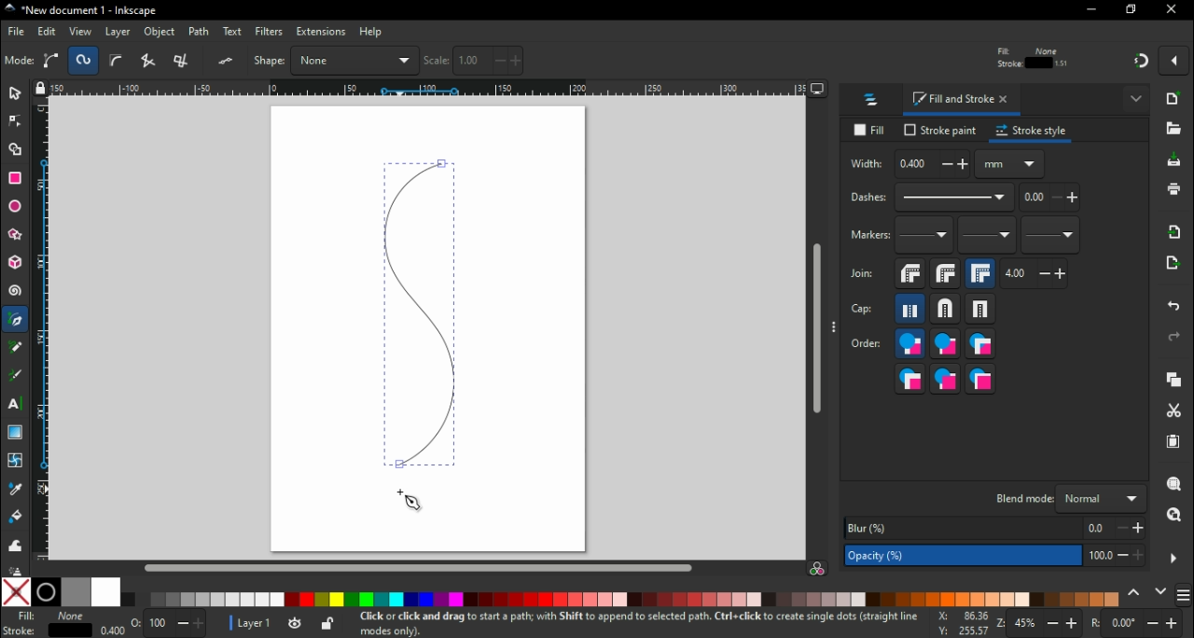  I want to click on text tool, so click(16, 404).